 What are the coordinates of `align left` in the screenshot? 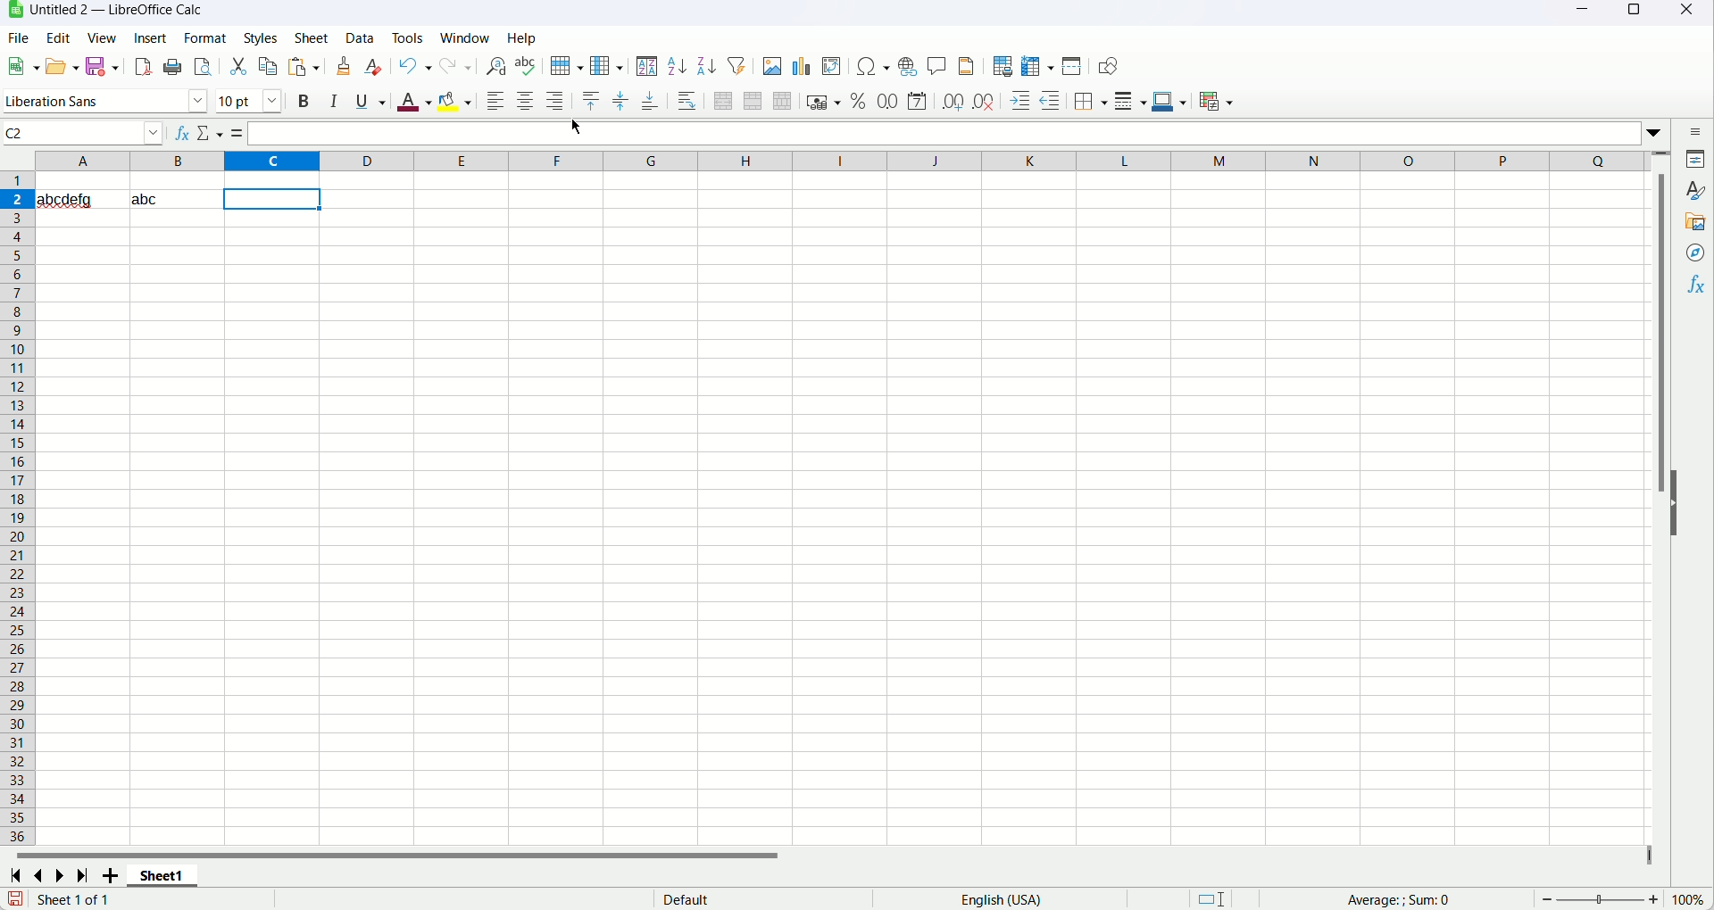 It's located at (498, 101).